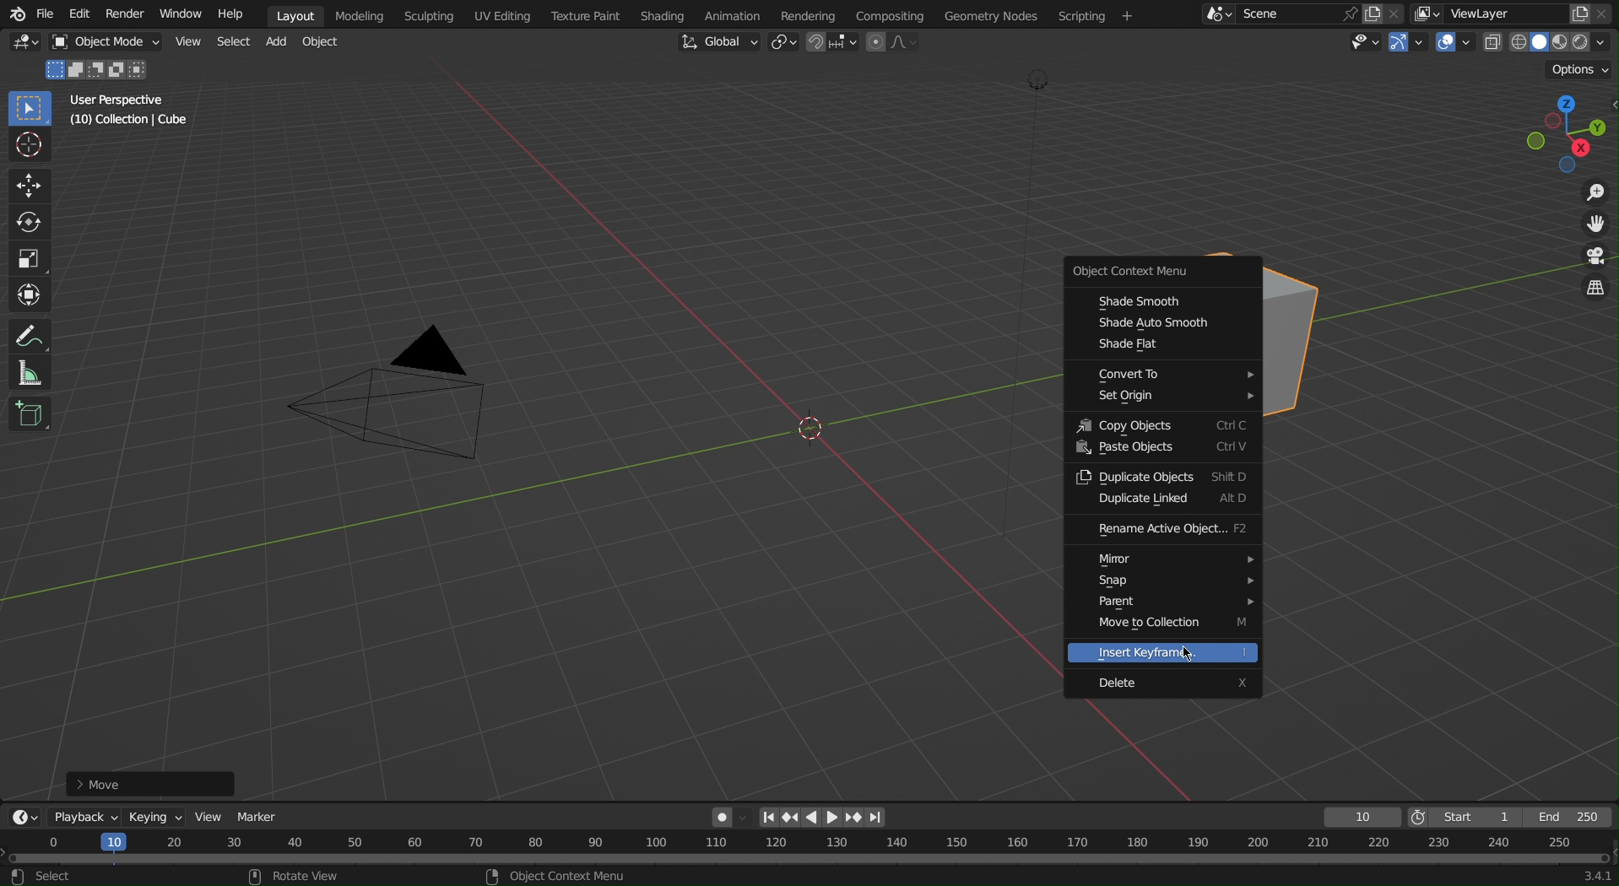 This screenshot has width=1619, height=886. I want to click on First page, so click(768, 817).